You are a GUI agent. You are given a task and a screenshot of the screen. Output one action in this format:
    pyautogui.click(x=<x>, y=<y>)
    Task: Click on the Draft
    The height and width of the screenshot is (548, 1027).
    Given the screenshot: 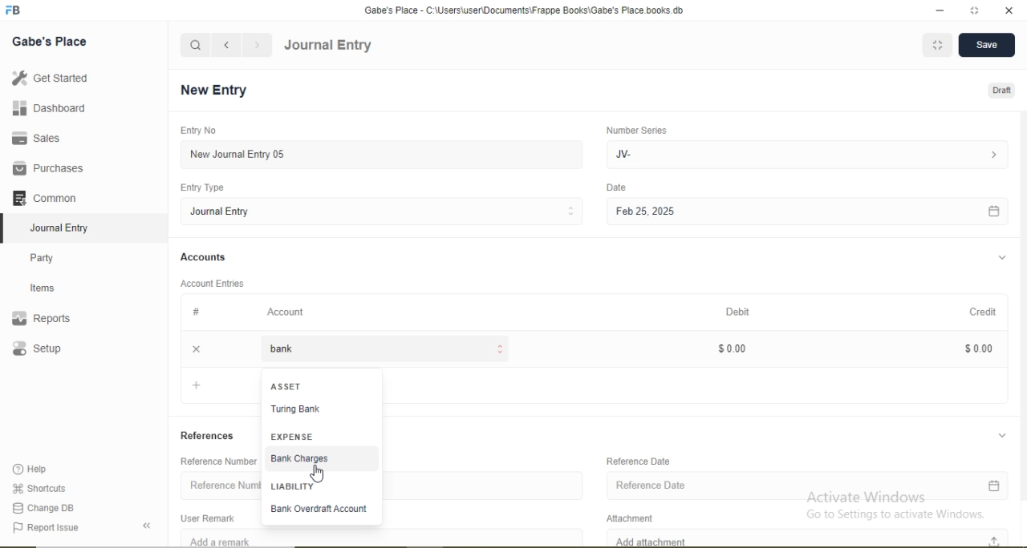 What is the action you would take?
    pyautogui.click(x=1000, y=90)
    